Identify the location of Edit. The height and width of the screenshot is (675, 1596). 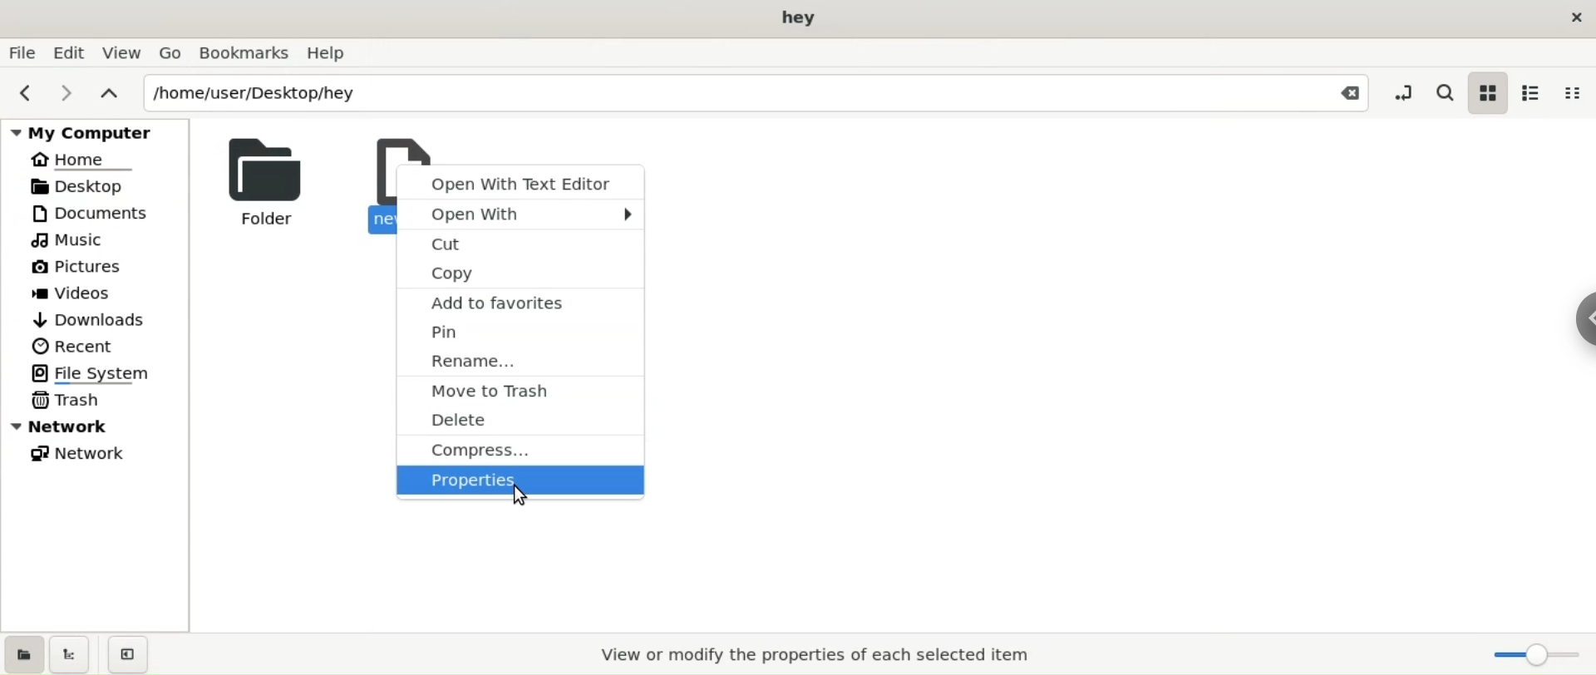
(72, 52).